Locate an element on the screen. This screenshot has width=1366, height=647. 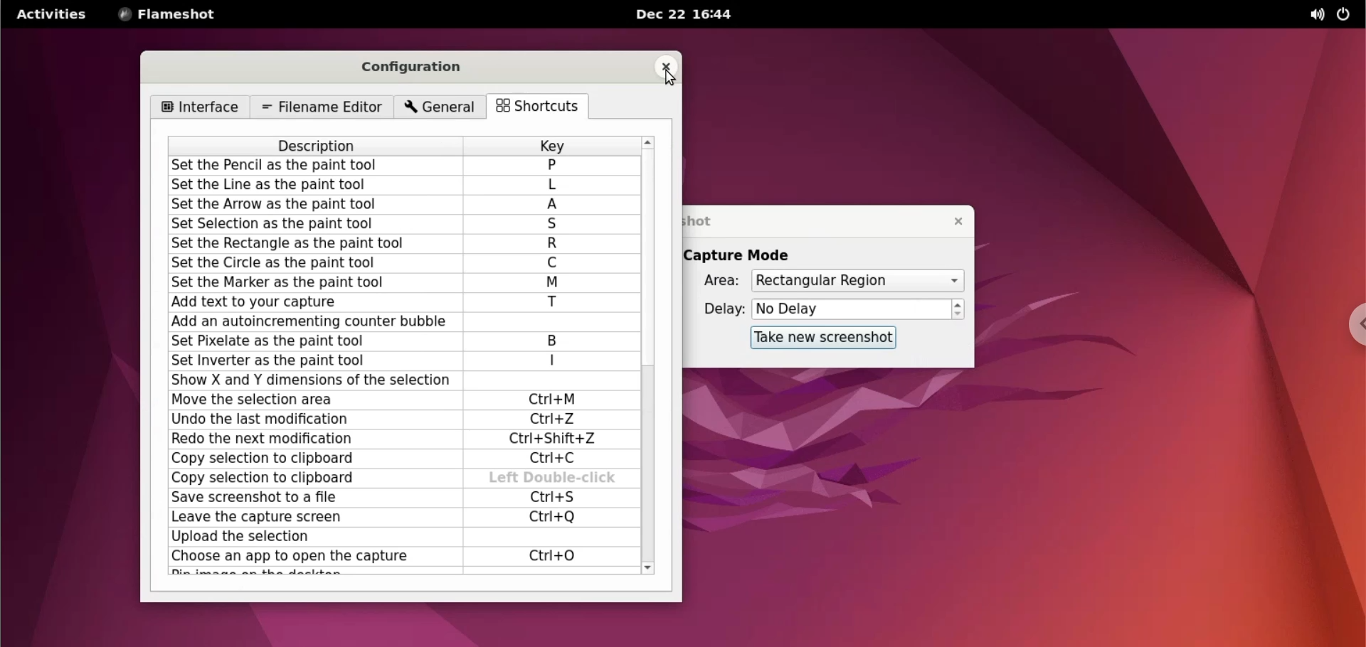
set the line as the paint tool is located at coordinates (318, 186).